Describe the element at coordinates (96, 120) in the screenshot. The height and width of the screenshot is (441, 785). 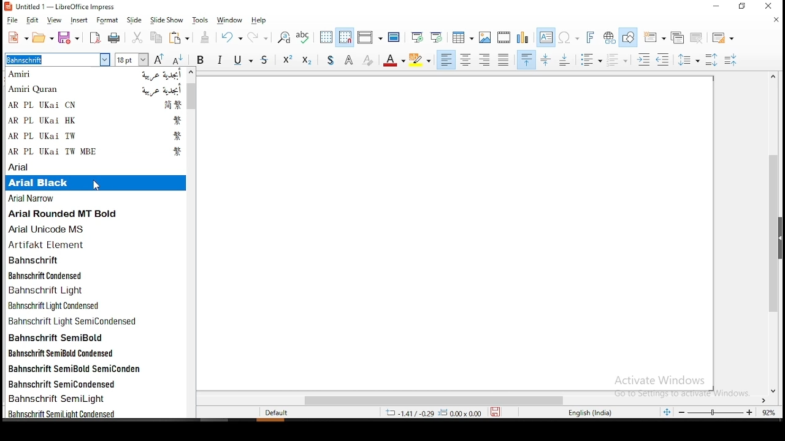
I see `AR PL UKai HK` at that location.